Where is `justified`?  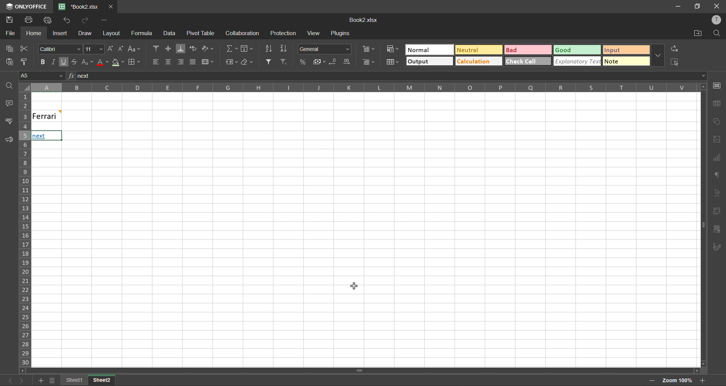
justified is located at coordinates (192, 62).